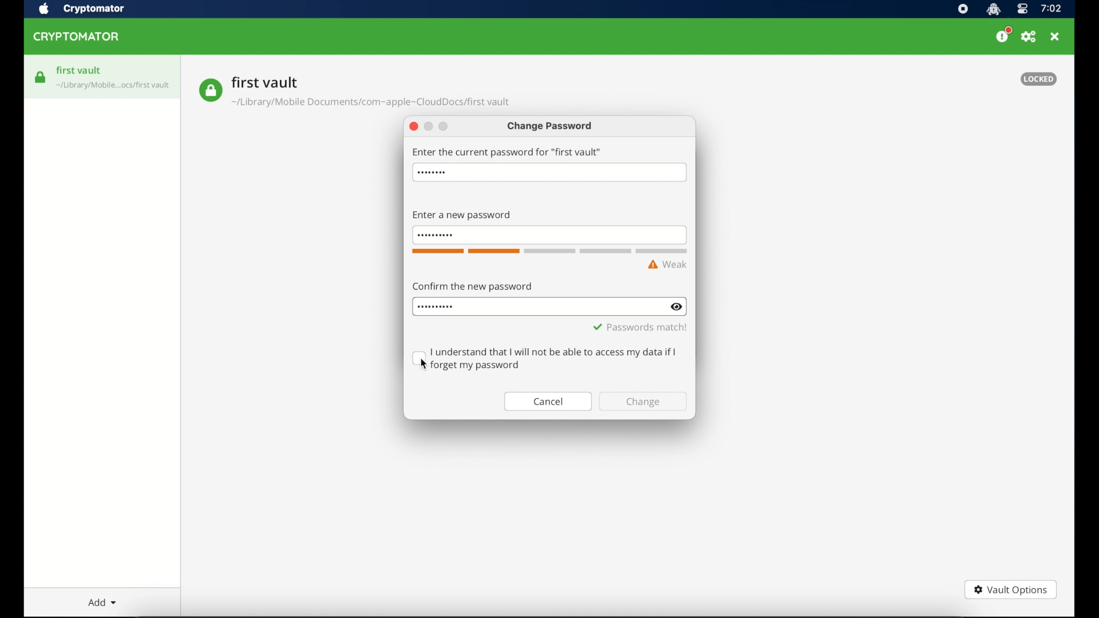 Image resolution: width=1099 pixels, height=618 pixels. I want to click on enter the current password for first vault, so click(507, 152).